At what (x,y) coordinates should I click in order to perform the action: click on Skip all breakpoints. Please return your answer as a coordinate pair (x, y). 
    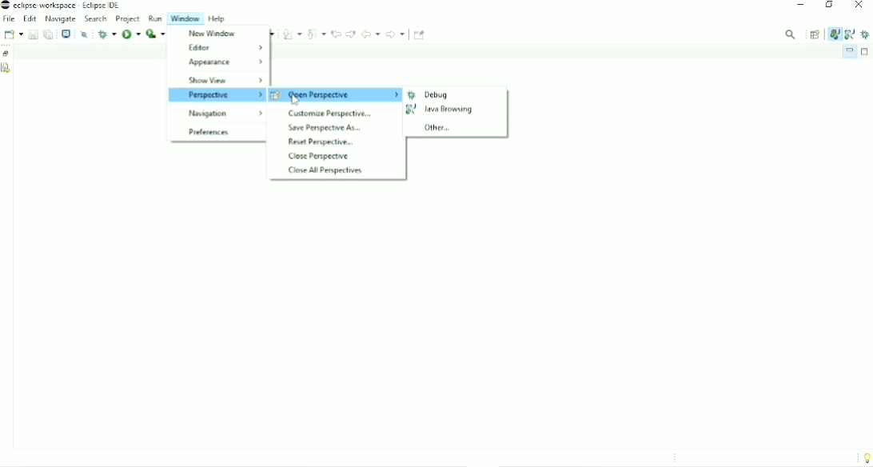
    Looking at the image, I should click on (84, 34).